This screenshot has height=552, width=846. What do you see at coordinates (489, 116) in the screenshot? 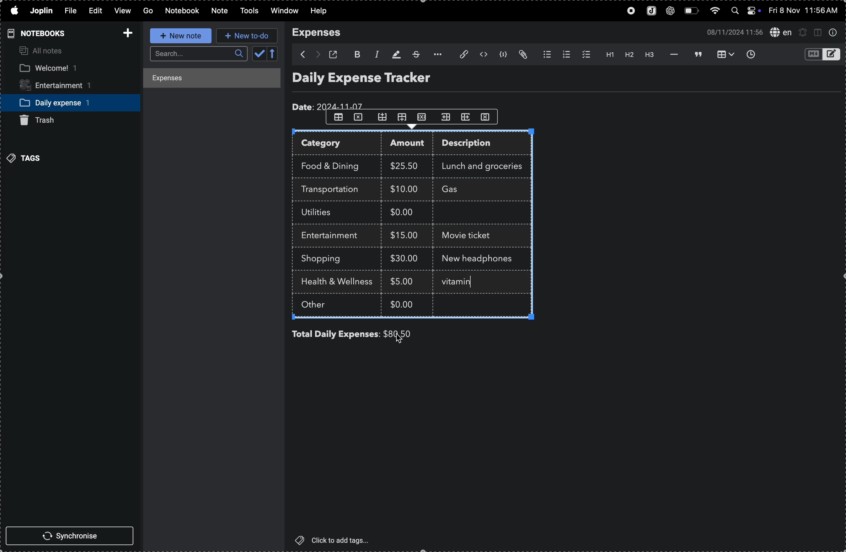
I see `delete coloumn` at bounding box center [489, 116].